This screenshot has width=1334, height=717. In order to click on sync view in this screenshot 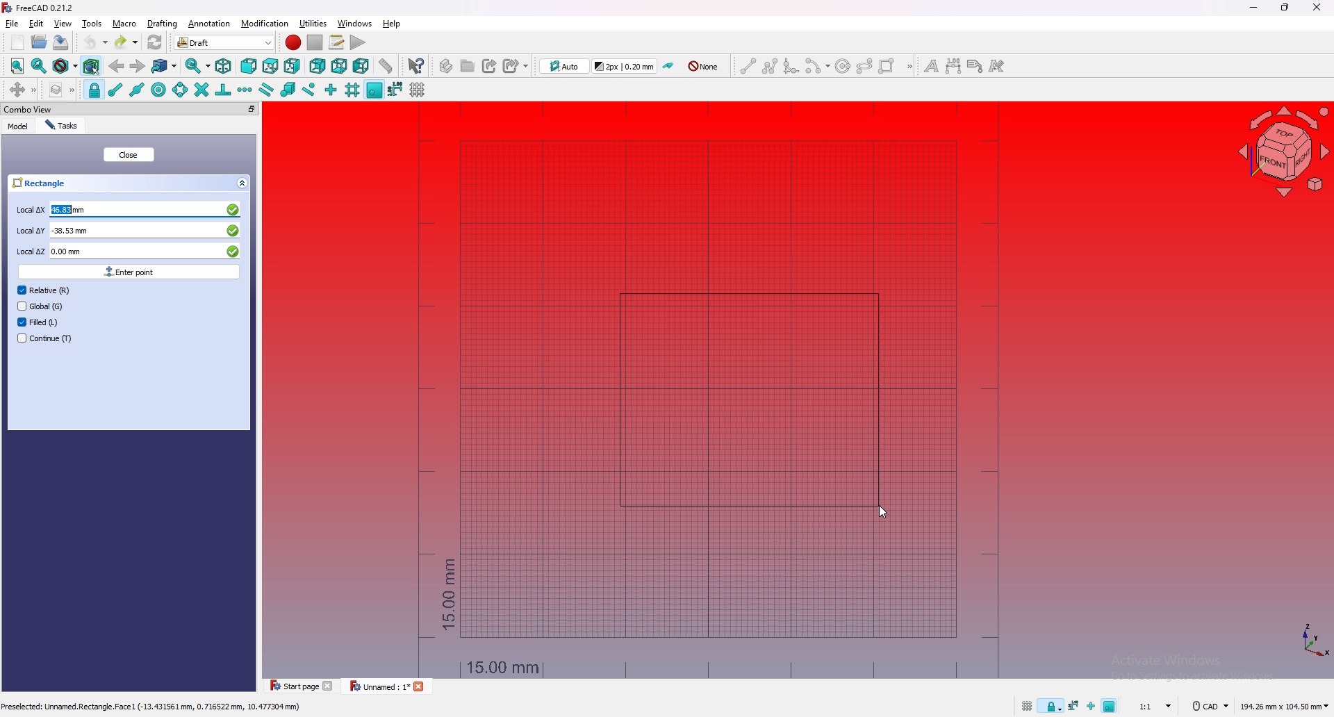, I will do `click(198, 66)`.